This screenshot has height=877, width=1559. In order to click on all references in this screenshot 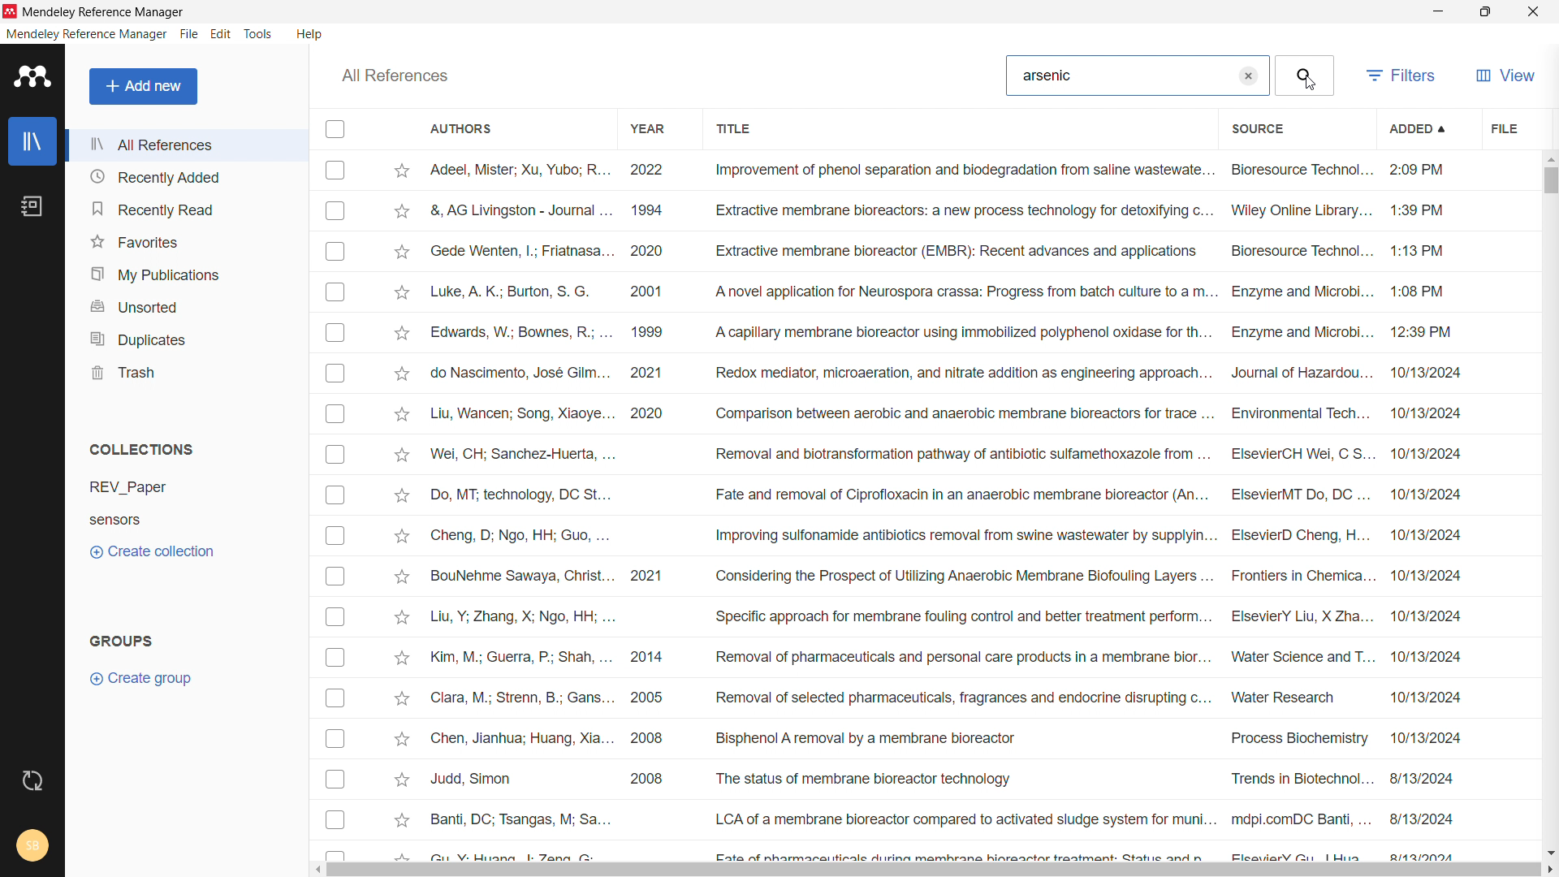, I will do `click(187, 146)`.